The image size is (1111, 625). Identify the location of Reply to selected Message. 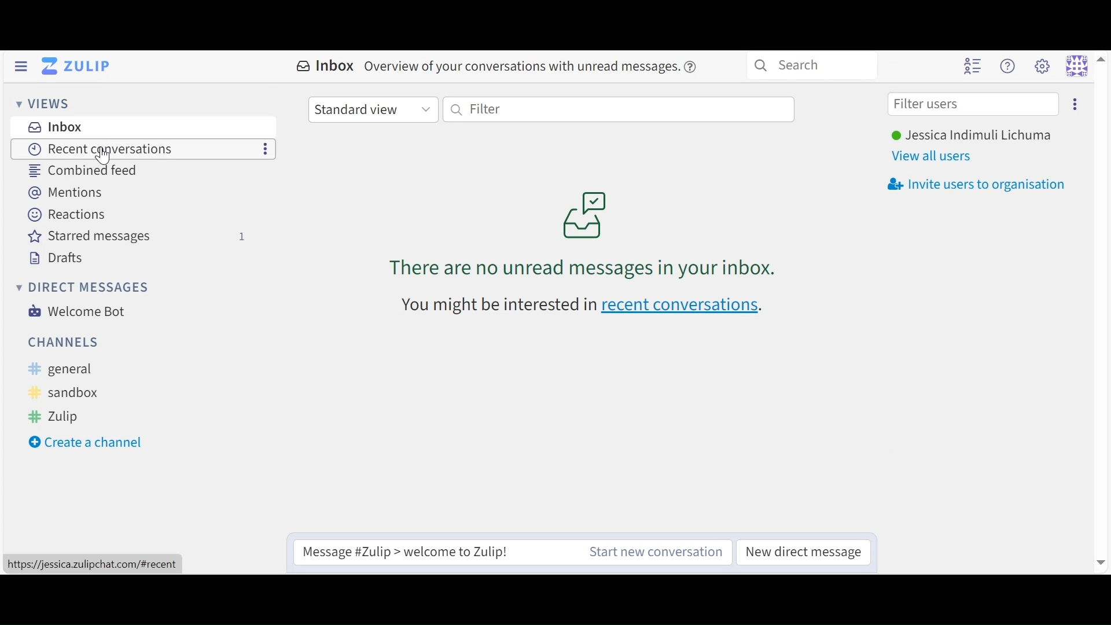
(435, 551).